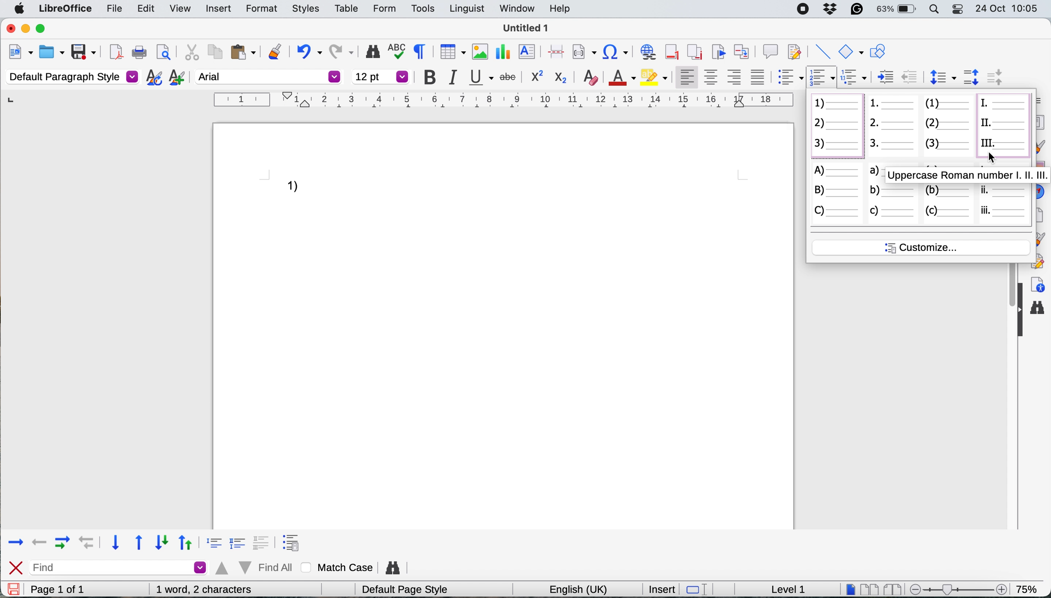  I want to click on insert, so click(662, 589).